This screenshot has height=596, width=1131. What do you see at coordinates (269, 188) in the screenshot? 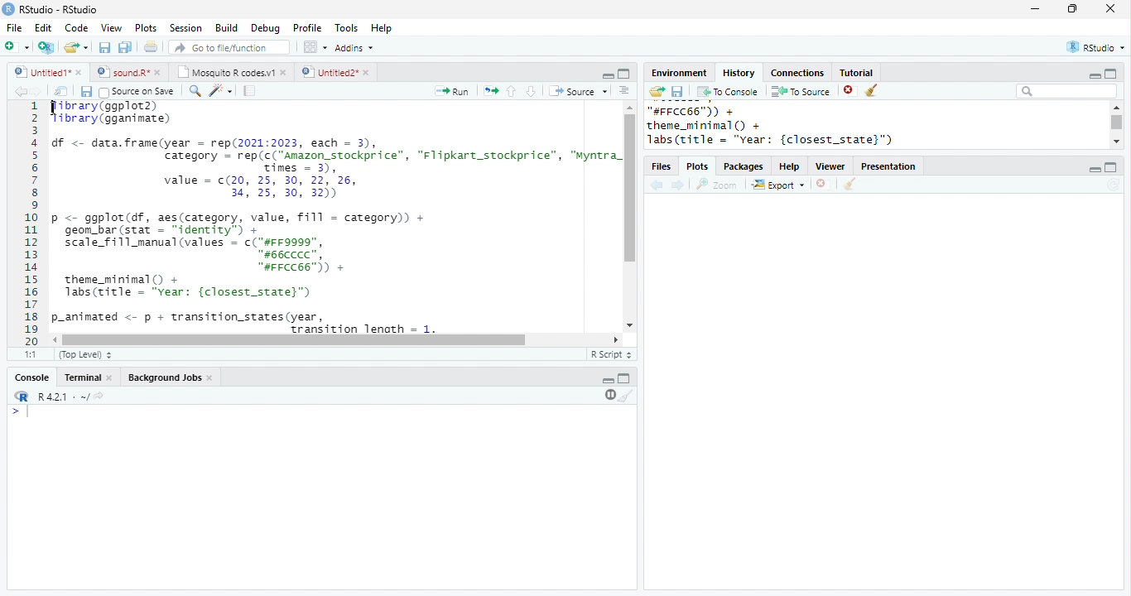
I see `value = c(20, 25, 30, 22, 26,
34, 25, 30, 32)` at bounding box center [269, 188].